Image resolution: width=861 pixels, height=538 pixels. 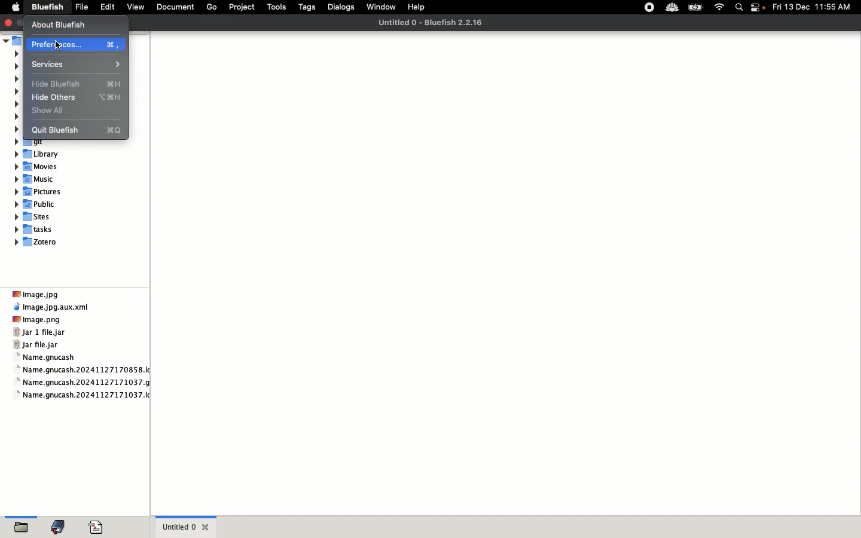 I want to click on zotero, so click(x=39, y=242).